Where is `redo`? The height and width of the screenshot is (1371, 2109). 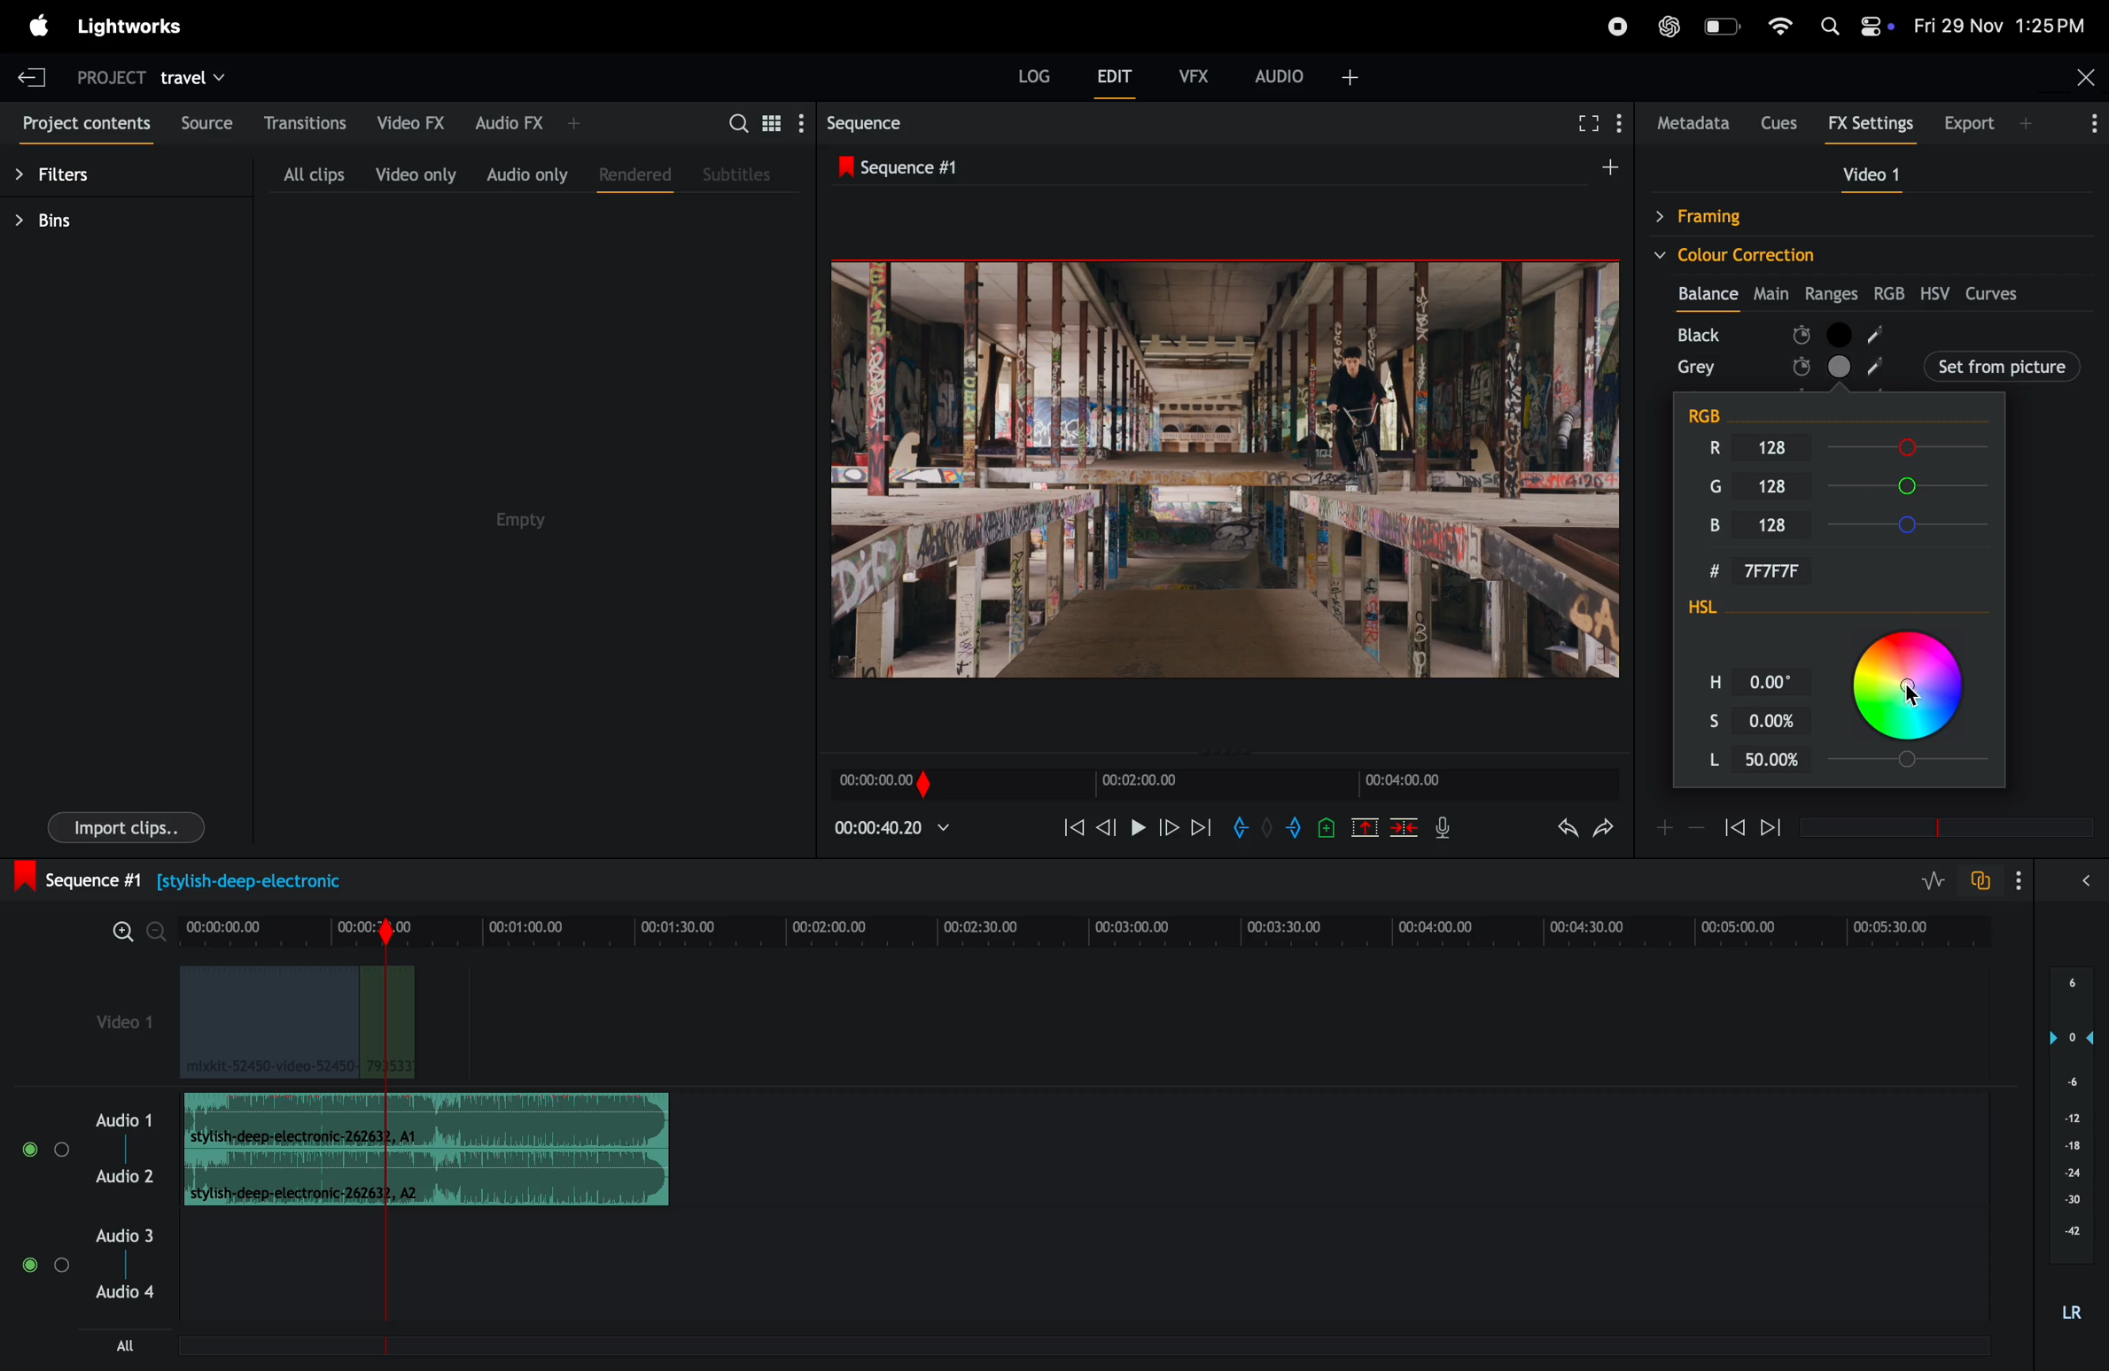 redo is located at coordinates (1608, 827).